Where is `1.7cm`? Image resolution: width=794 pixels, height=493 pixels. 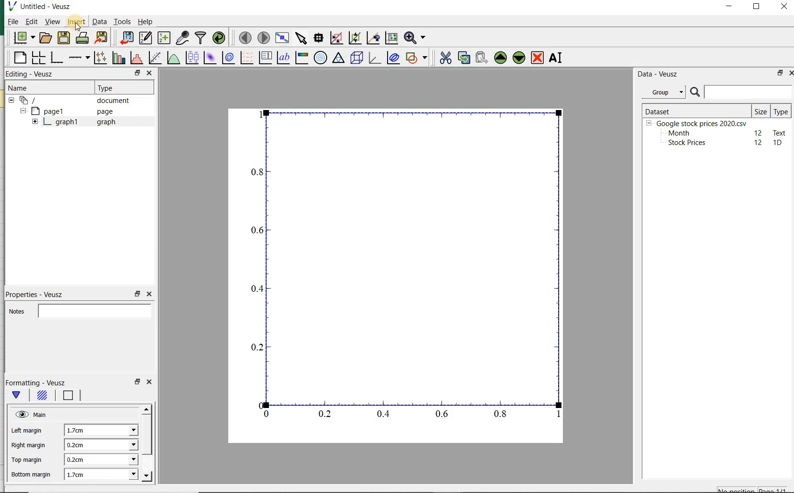 1.7cm is located at coordinates (100, 474).